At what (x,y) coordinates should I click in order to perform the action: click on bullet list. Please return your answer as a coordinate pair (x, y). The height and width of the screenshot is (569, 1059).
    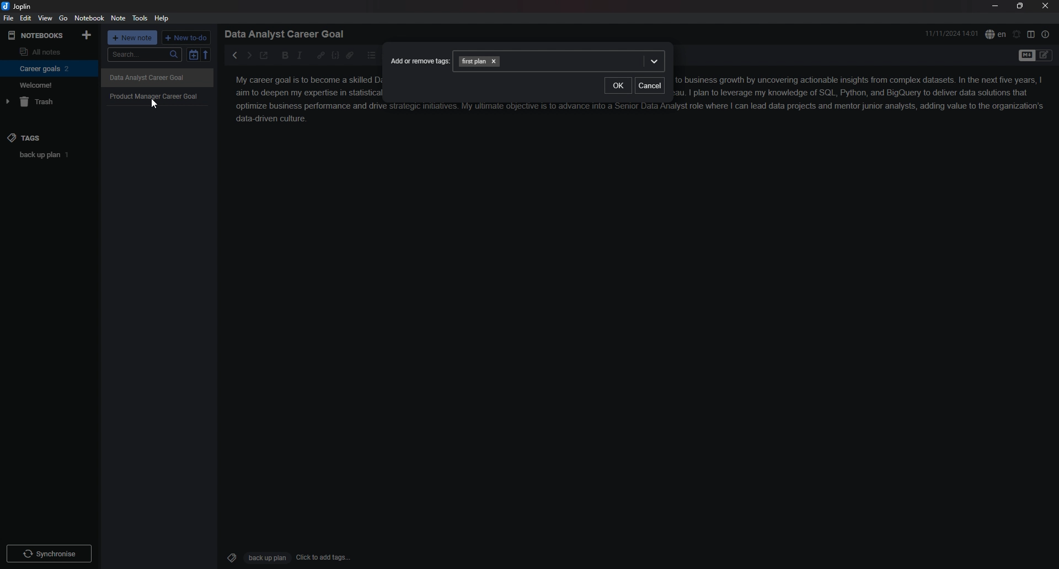
    Looking at the image, I should click on (371, 56).